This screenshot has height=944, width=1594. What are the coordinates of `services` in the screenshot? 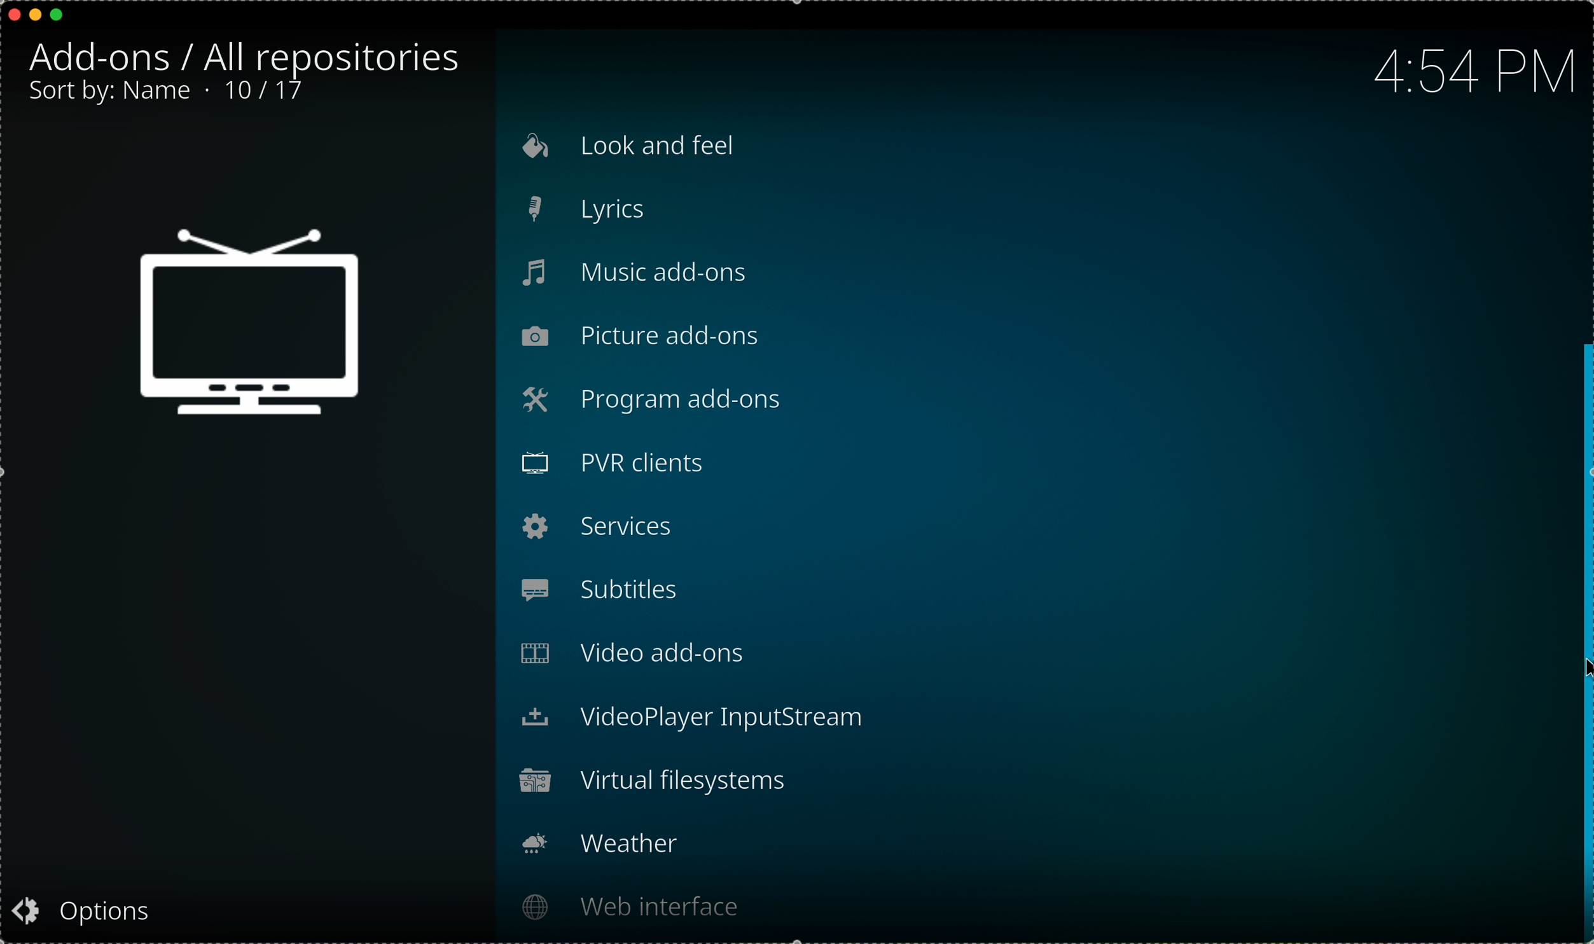 It's located at (599, 526).